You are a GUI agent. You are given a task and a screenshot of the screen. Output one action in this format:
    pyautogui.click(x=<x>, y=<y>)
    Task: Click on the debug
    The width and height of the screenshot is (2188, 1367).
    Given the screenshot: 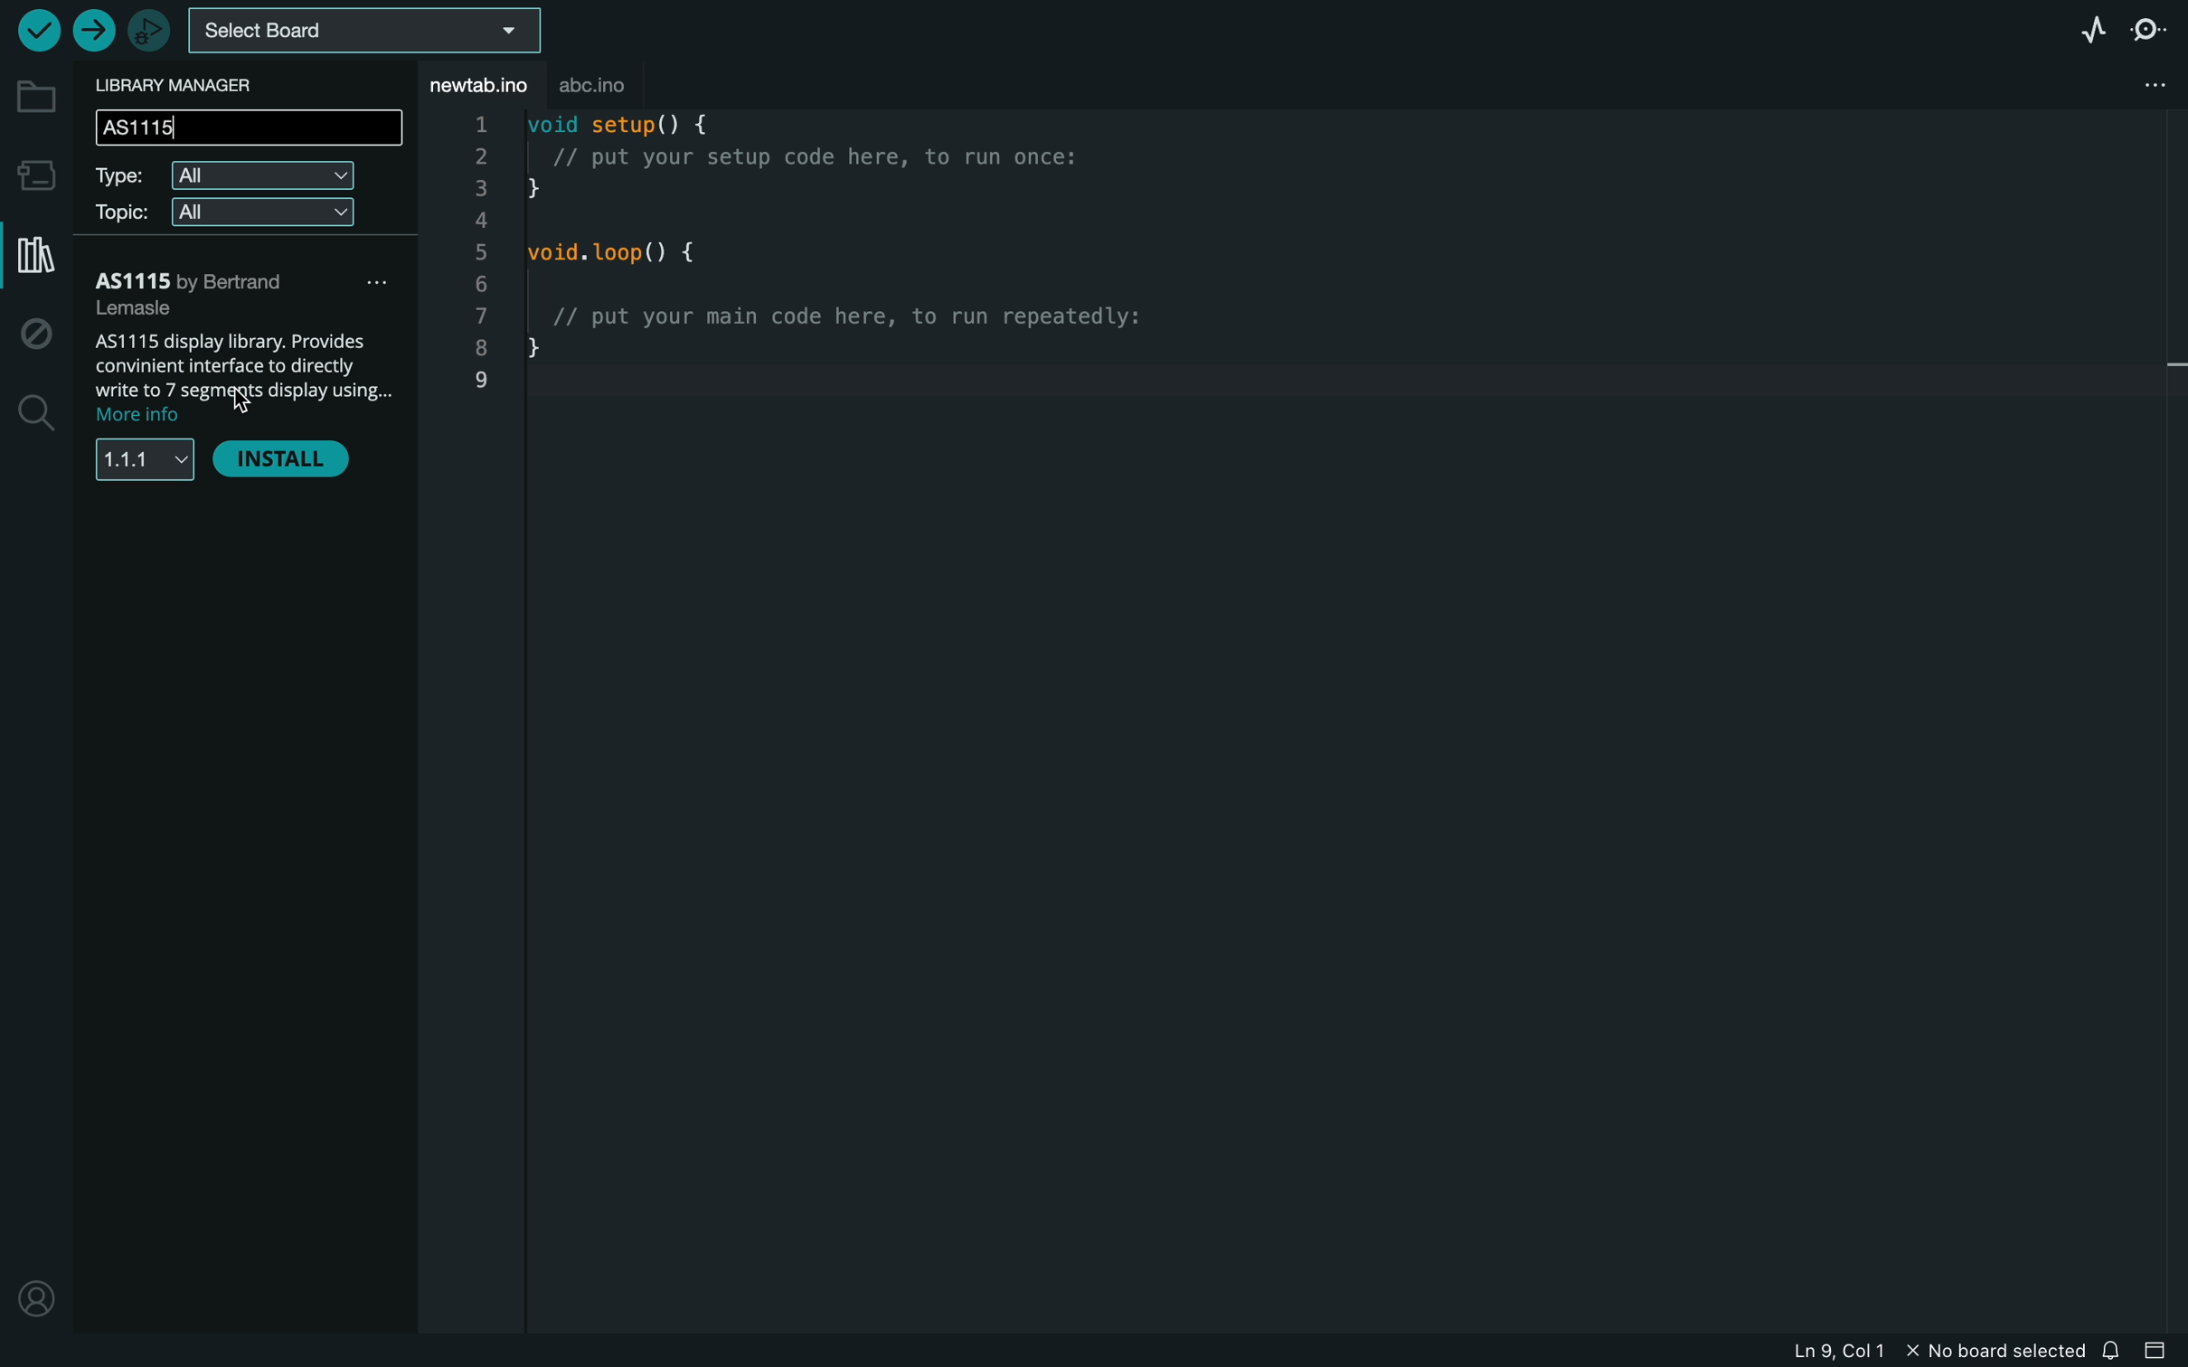 What is the action you would take?
    pyautogui.click(x=40, y=335)
    